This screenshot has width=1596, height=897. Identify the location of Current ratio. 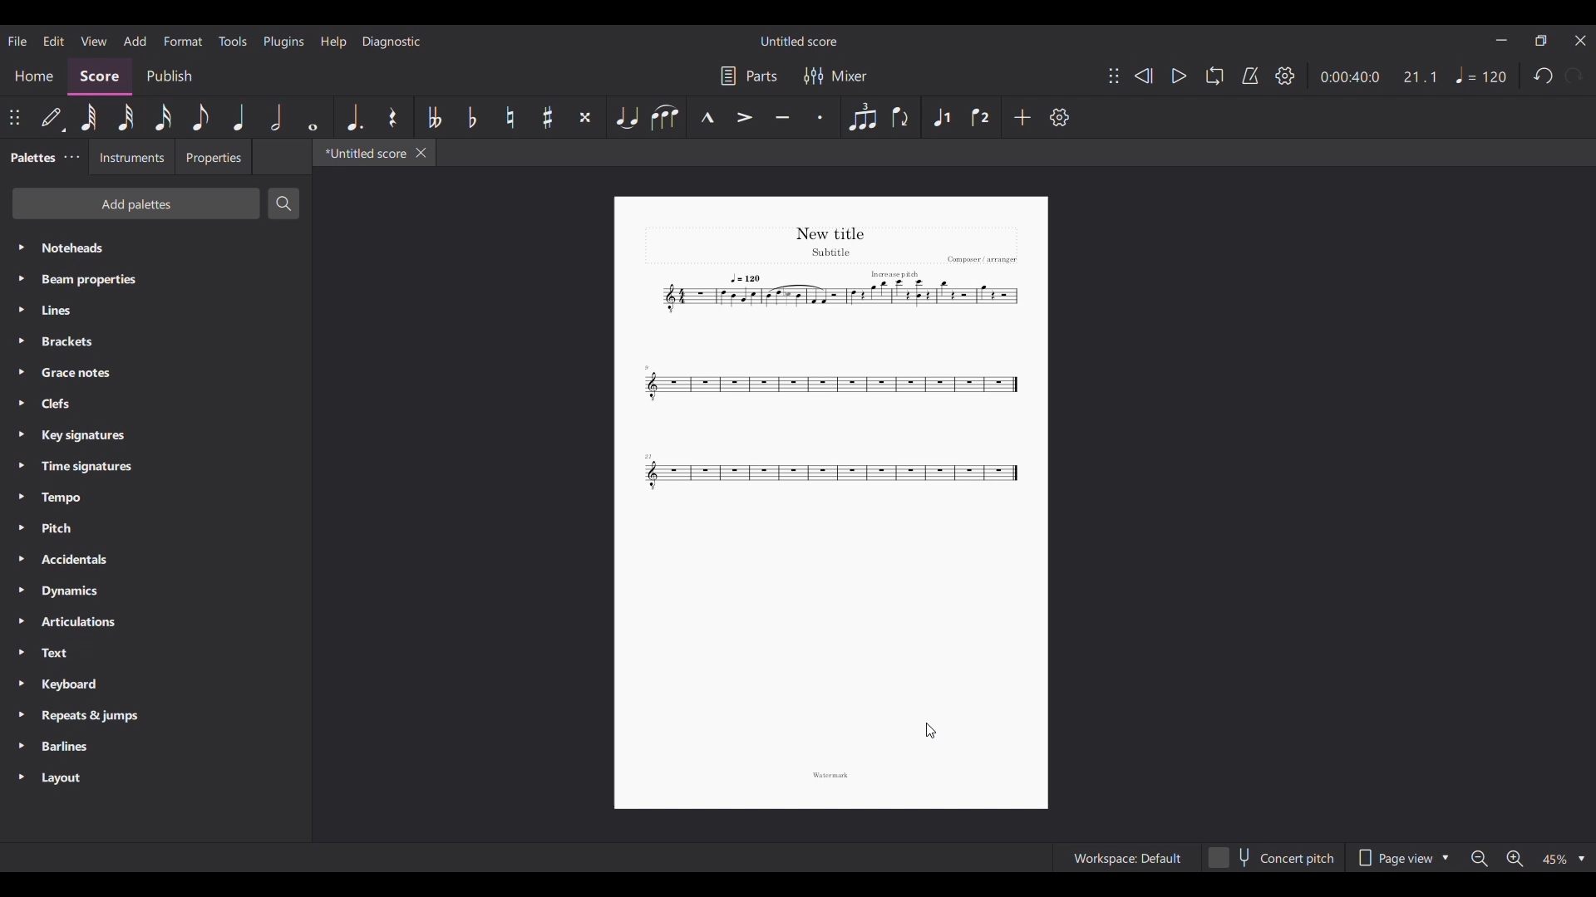
(1420, 76).